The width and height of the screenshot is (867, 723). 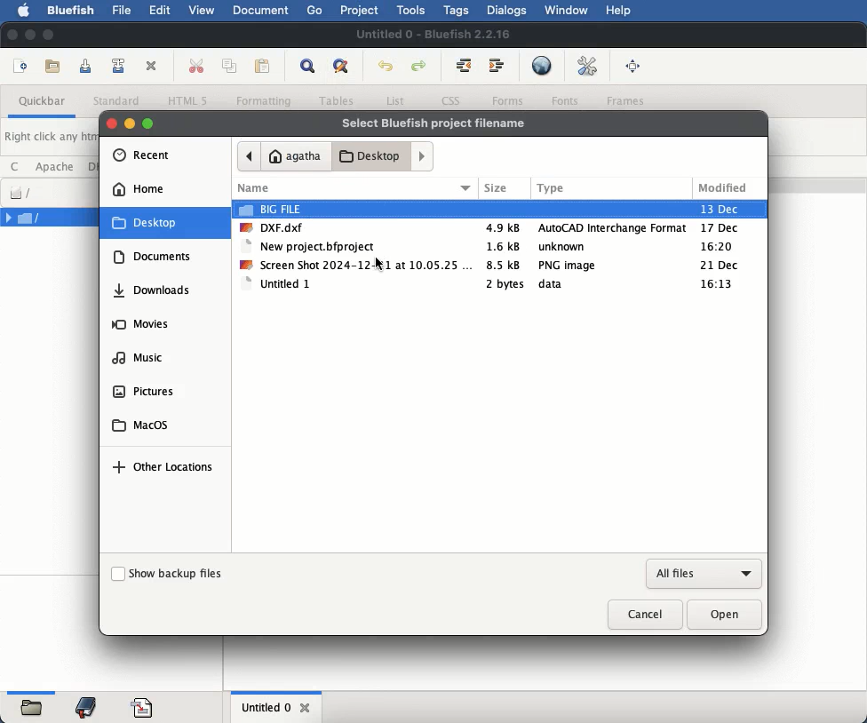 I want to click on Untitled 0 - Bluefish 2.2.0, so click(x=433, y=33).